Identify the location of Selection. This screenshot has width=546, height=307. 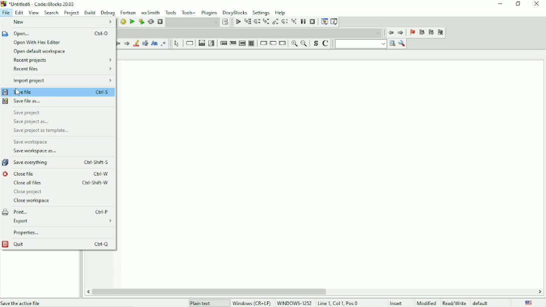
(212, 43).